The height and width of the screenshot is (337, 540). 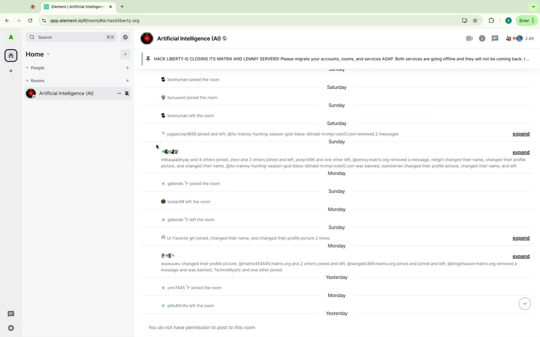 What do you see at coordinates (38, 81) in the screenshot?
I see `Rooms` at bounding box center [38, 81].